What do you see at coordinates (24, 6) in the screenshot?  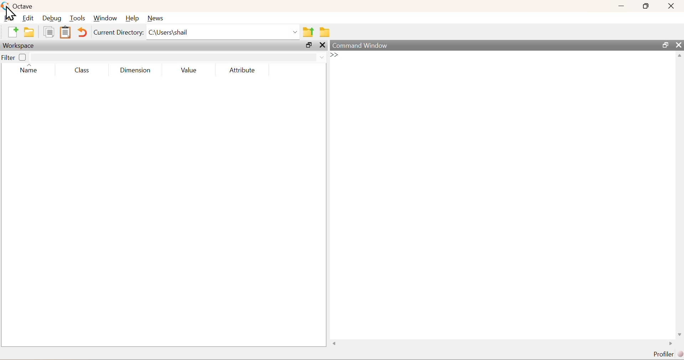 I see `Octave` at bounding box center [24, 6].